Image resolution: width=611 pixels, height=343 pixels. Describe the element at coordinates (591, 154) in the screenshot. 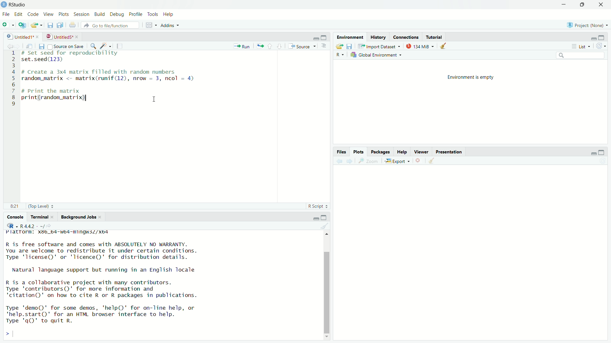

I see `minimise` at that location.